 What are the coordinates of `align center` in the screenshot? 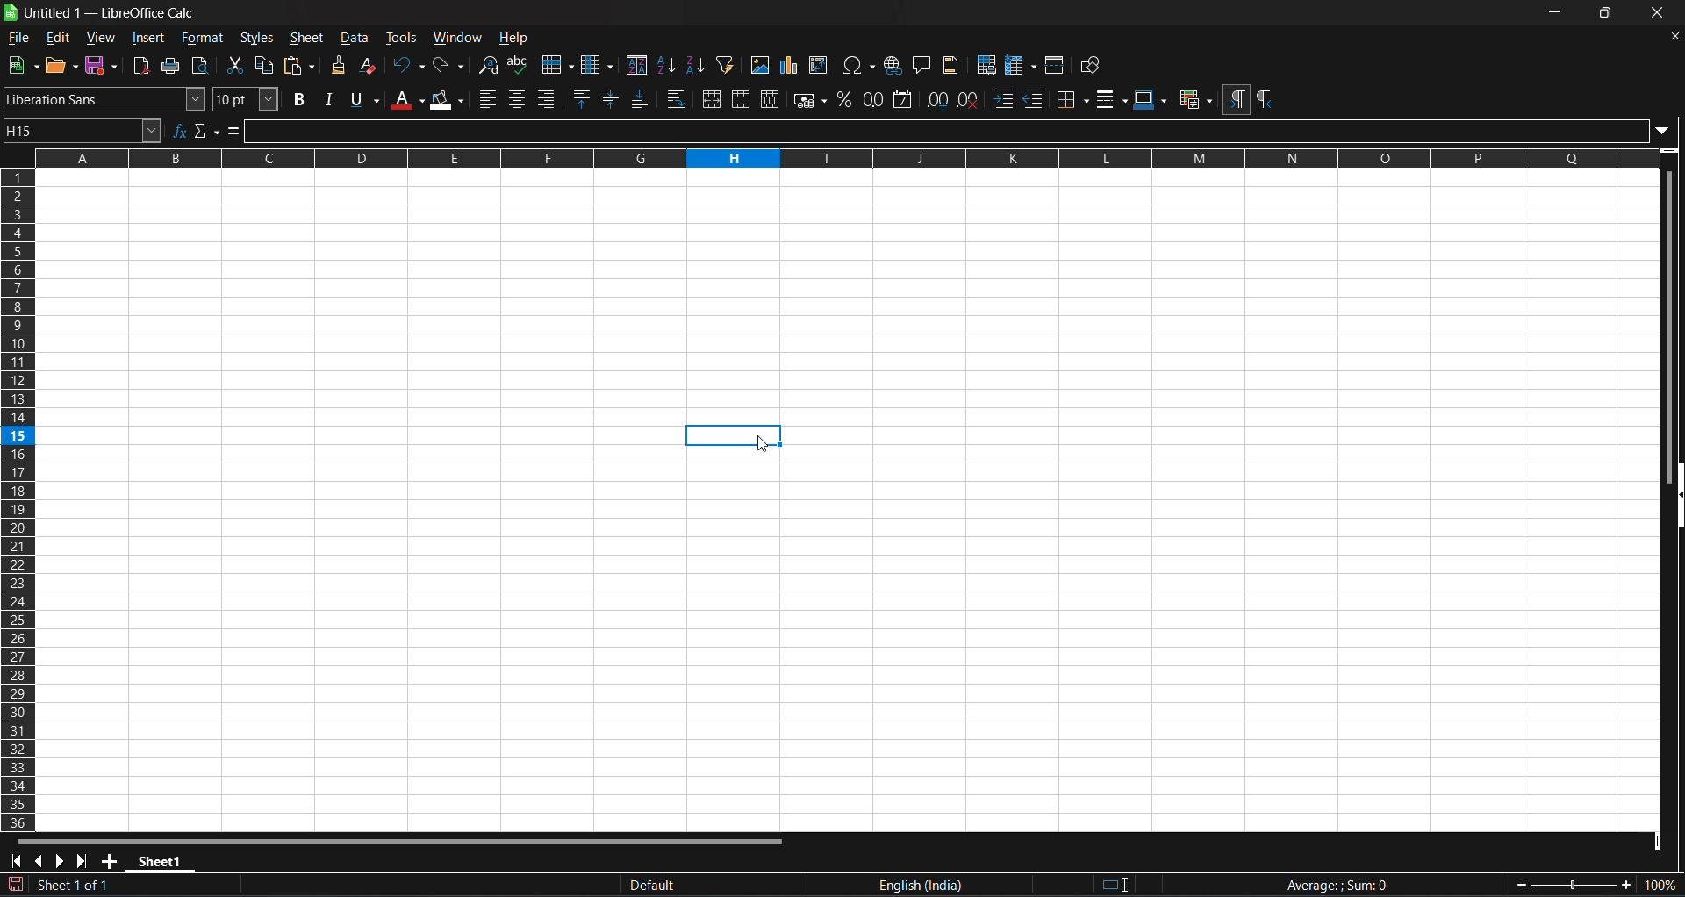 It's located at (517, 99).